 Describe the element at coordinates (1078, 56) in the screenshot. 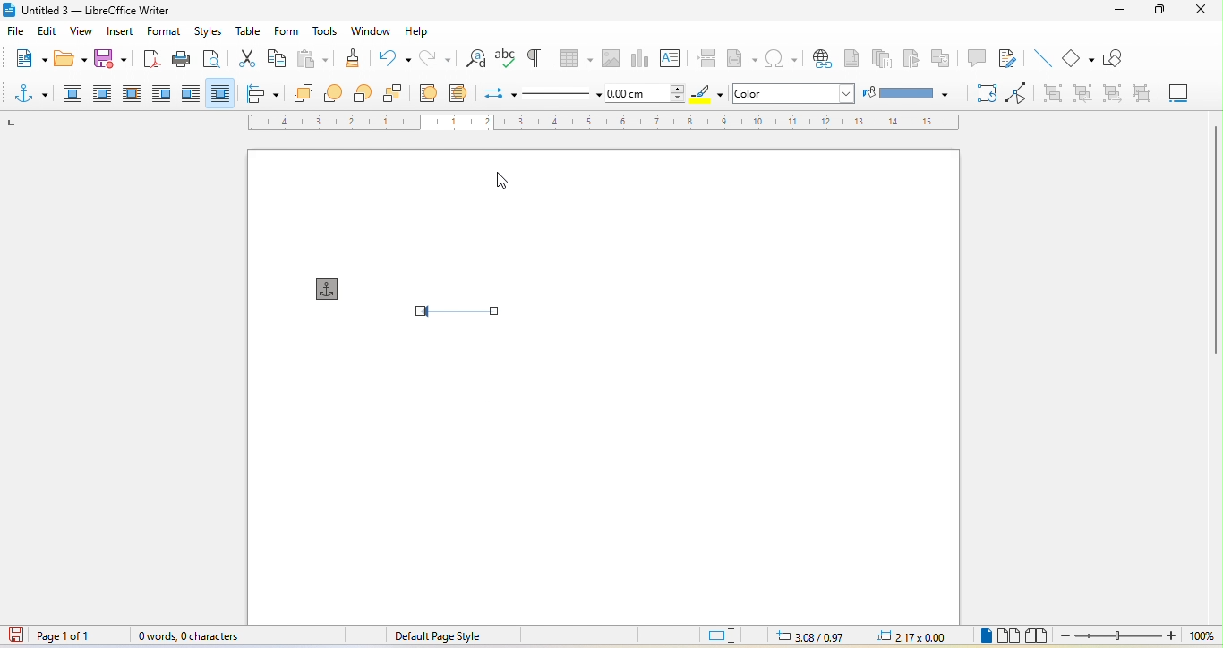

I see `basic shape` at that location.